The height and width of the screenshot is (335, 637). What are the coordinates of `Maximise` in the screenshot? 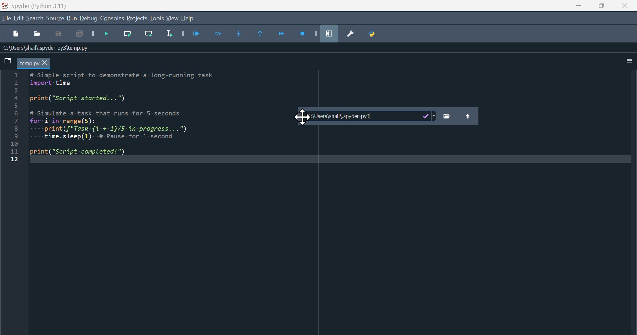 It's located at (602, 8).